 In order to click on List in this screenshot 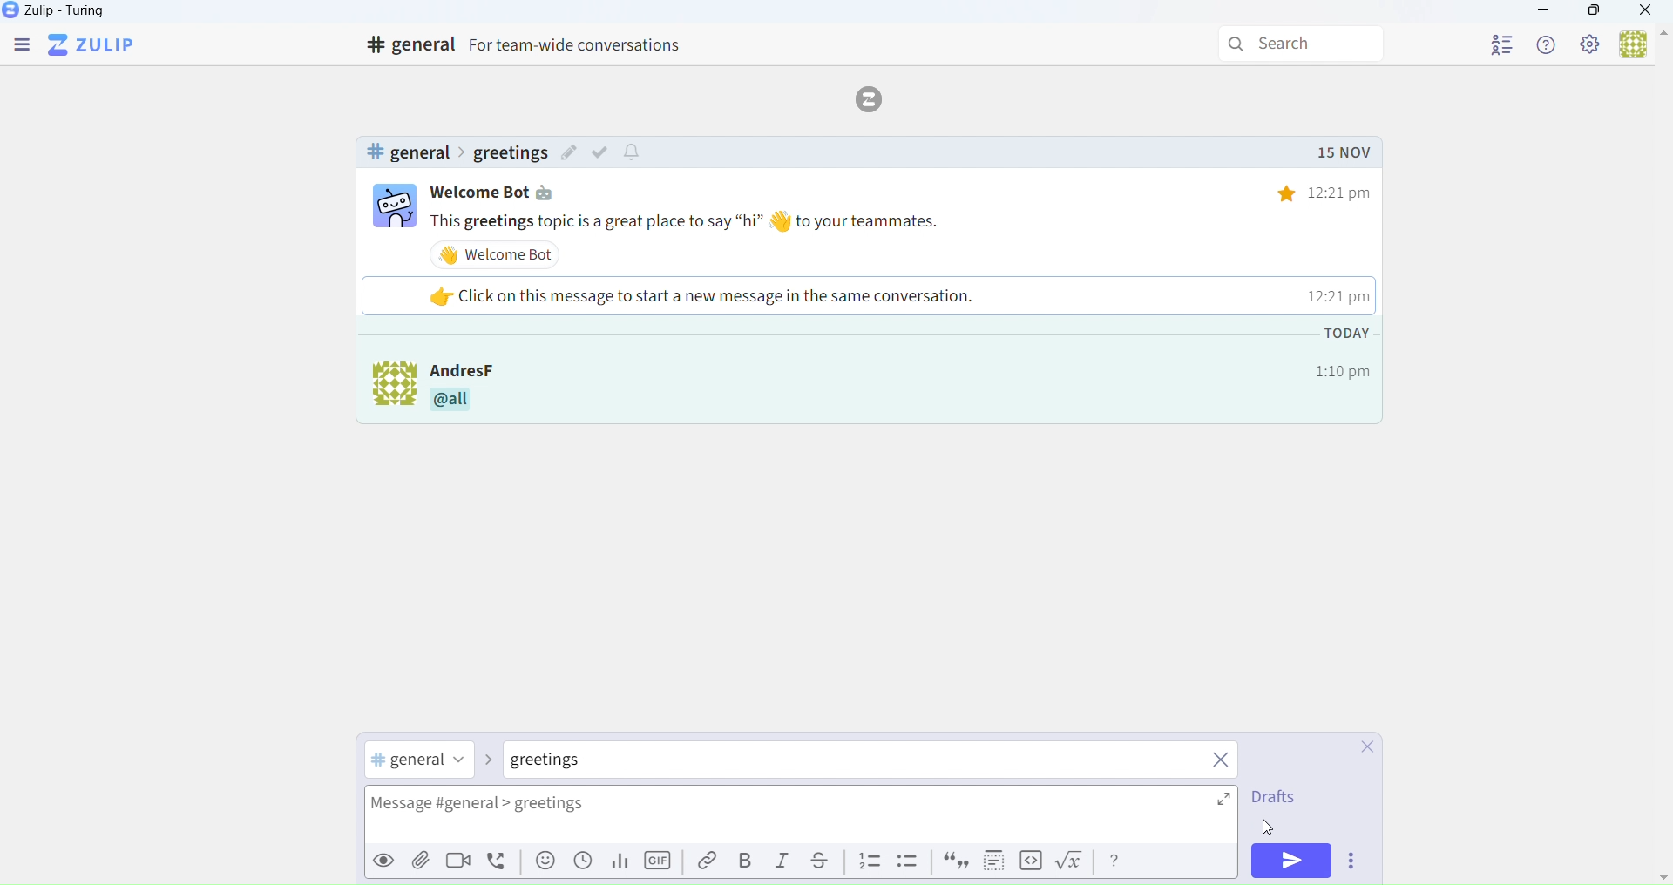, I will do `click(870, 861)`.